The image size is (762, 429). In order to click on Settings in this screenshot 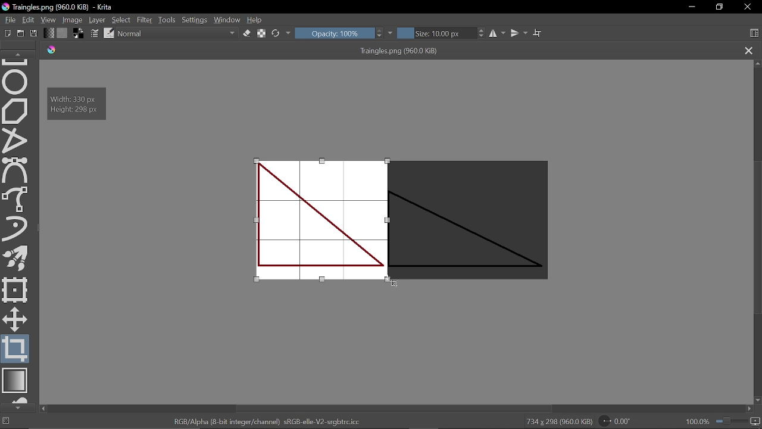, I will do `click(195, 20)`.